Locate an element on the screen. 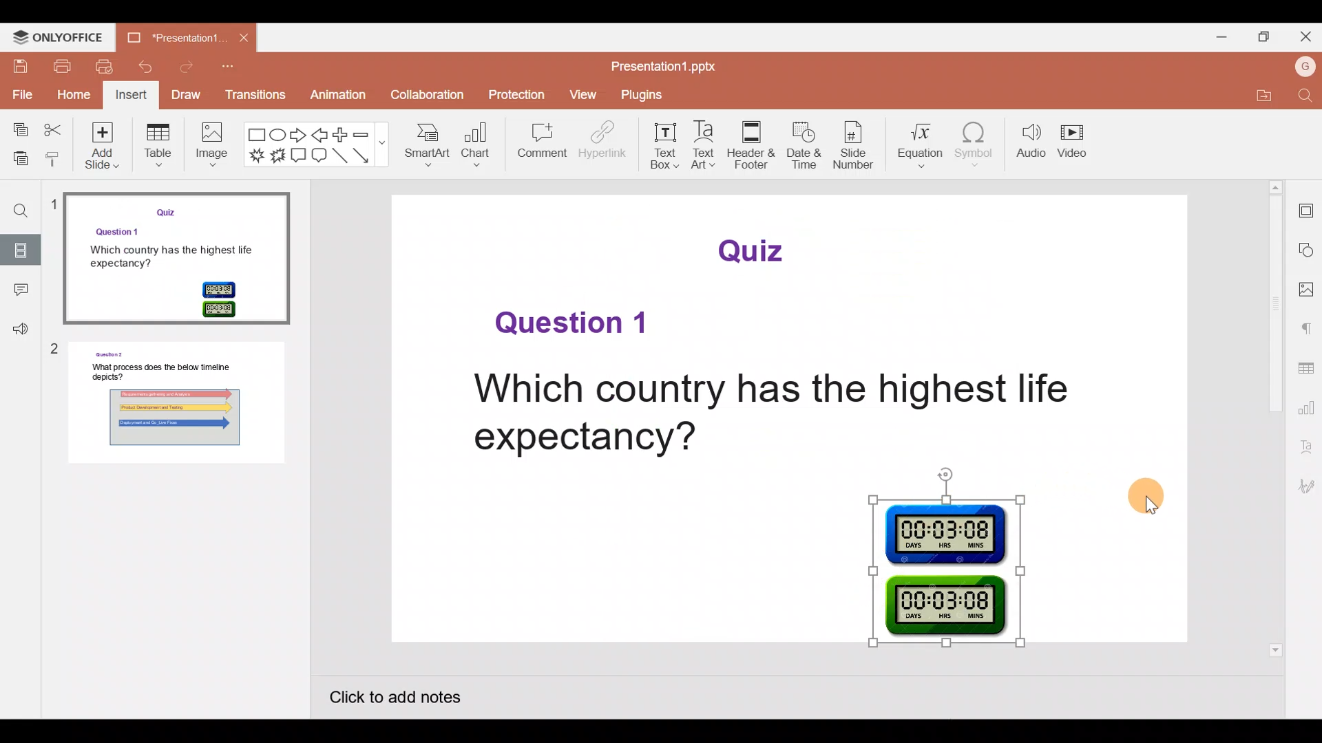  Plus is located at coordinates (344, 135).